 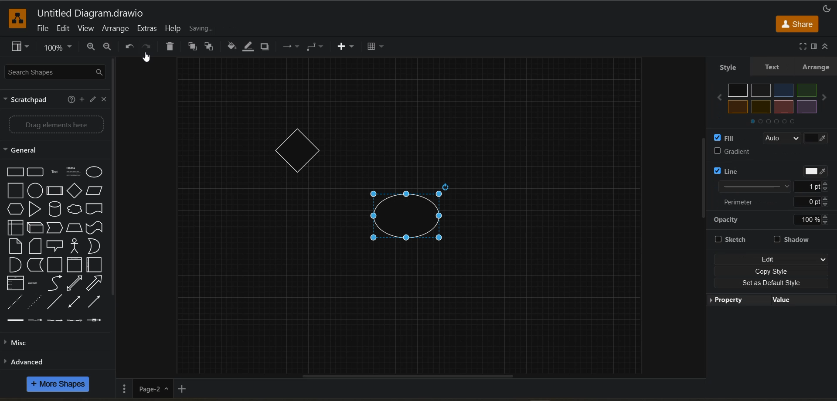 I want to click on scratchpad, so click(x=26, y=100).